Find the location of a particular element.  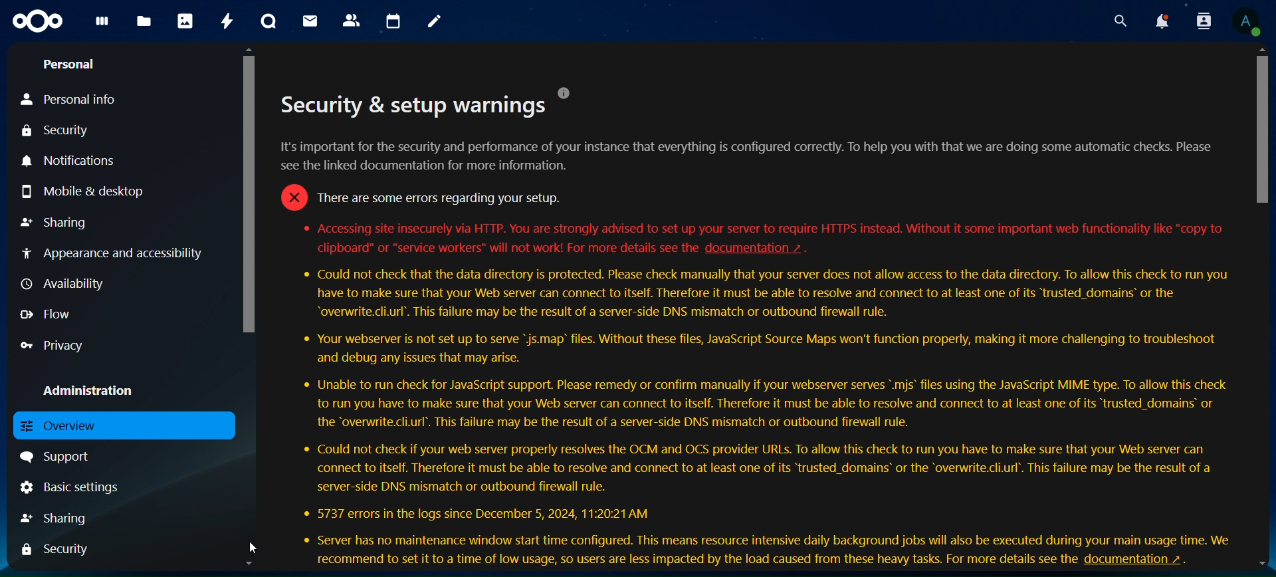

icon is located at coordinates (40, 25).